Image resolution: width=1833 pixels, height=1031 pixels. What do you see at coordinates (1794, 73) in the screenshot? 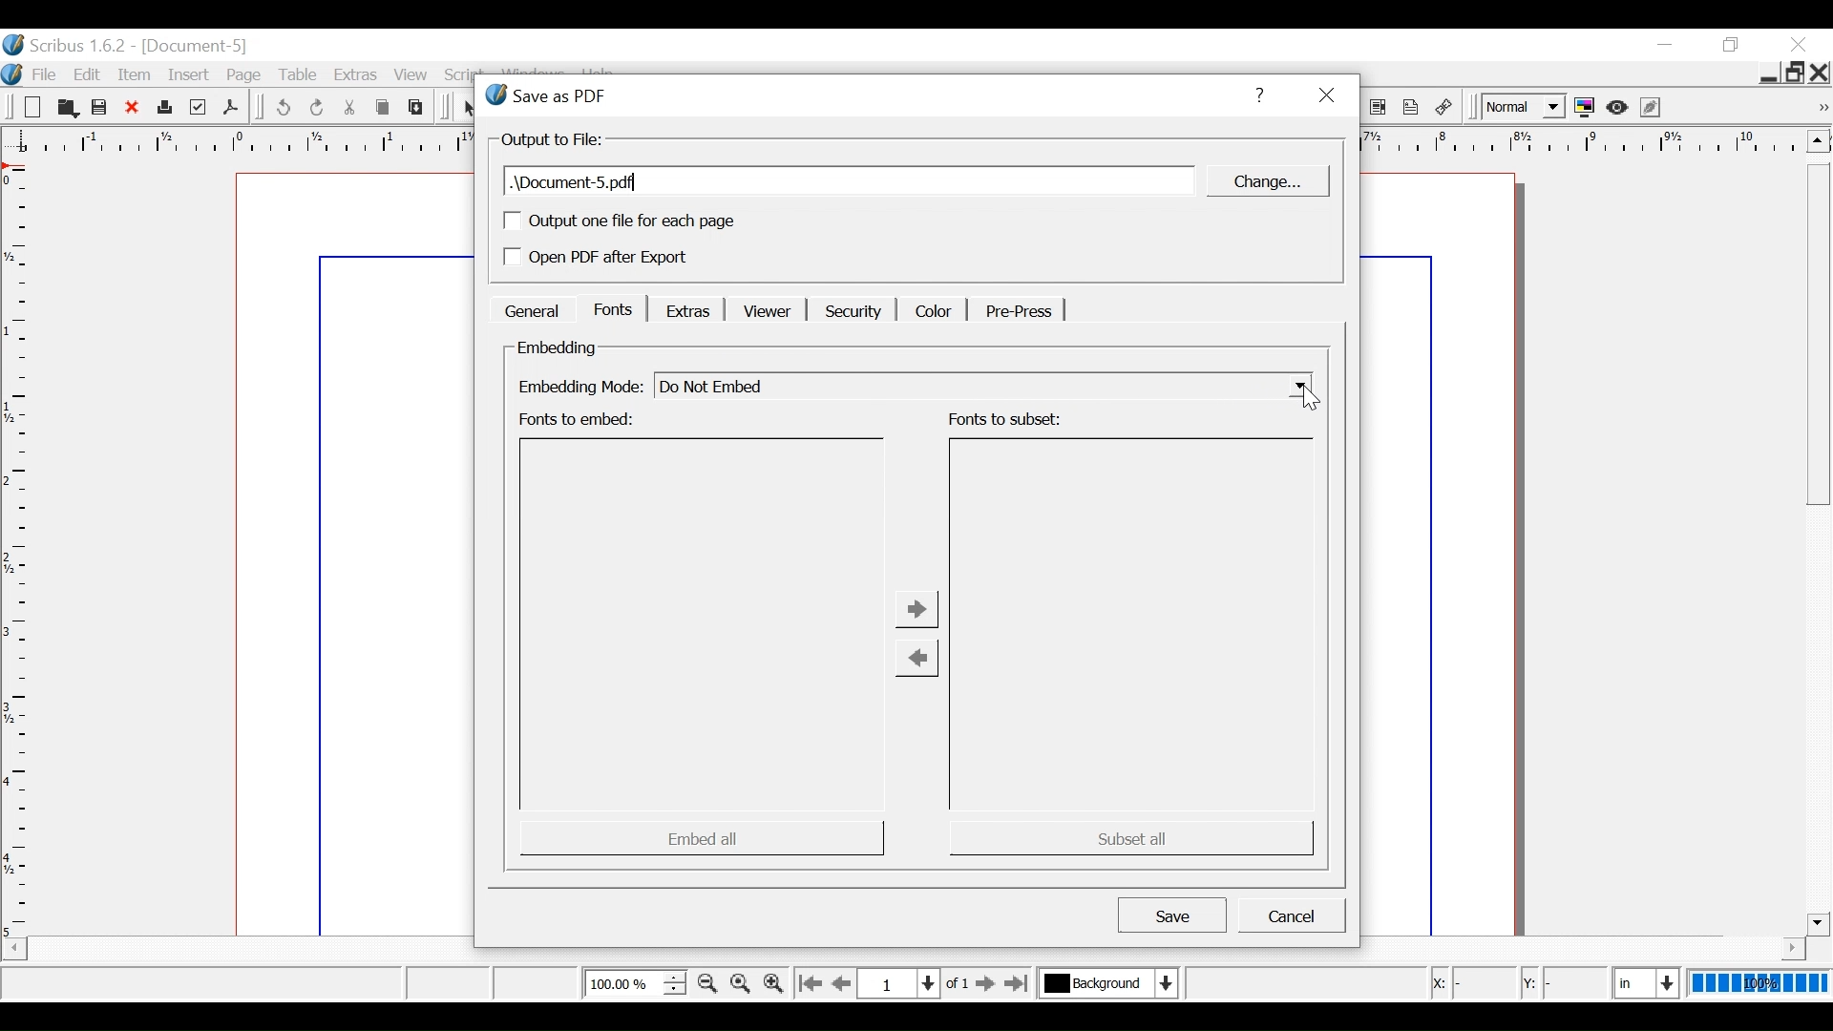
I see `Restore` at bounding box center [1794, 73].